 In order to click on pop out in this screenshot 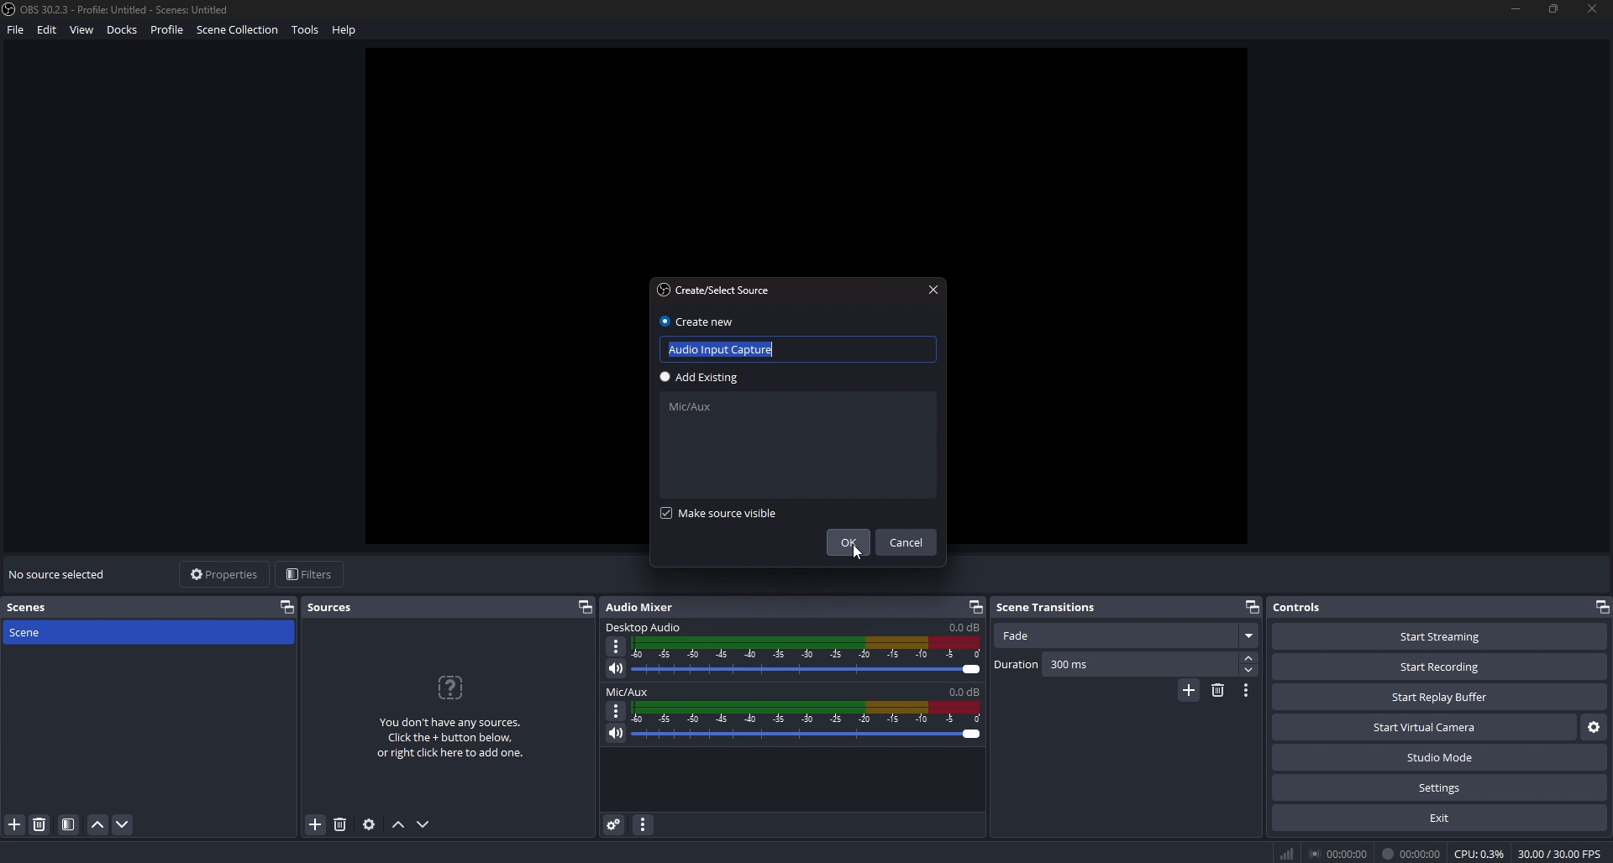, I will do `click(974, 606)`.